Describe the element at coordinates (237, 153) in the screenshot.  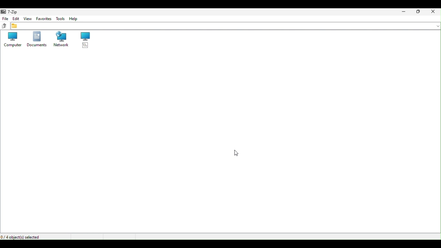
I see `cursor` at that location.